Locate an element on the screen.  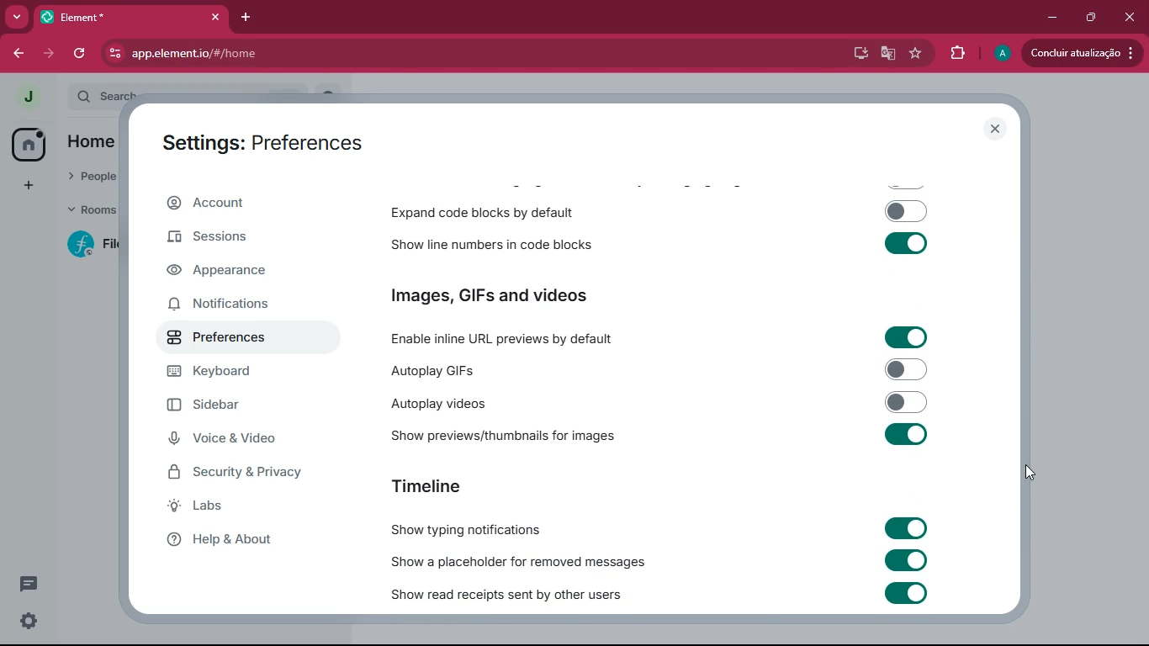
toggle on/off is located at coordinates (905, 593).